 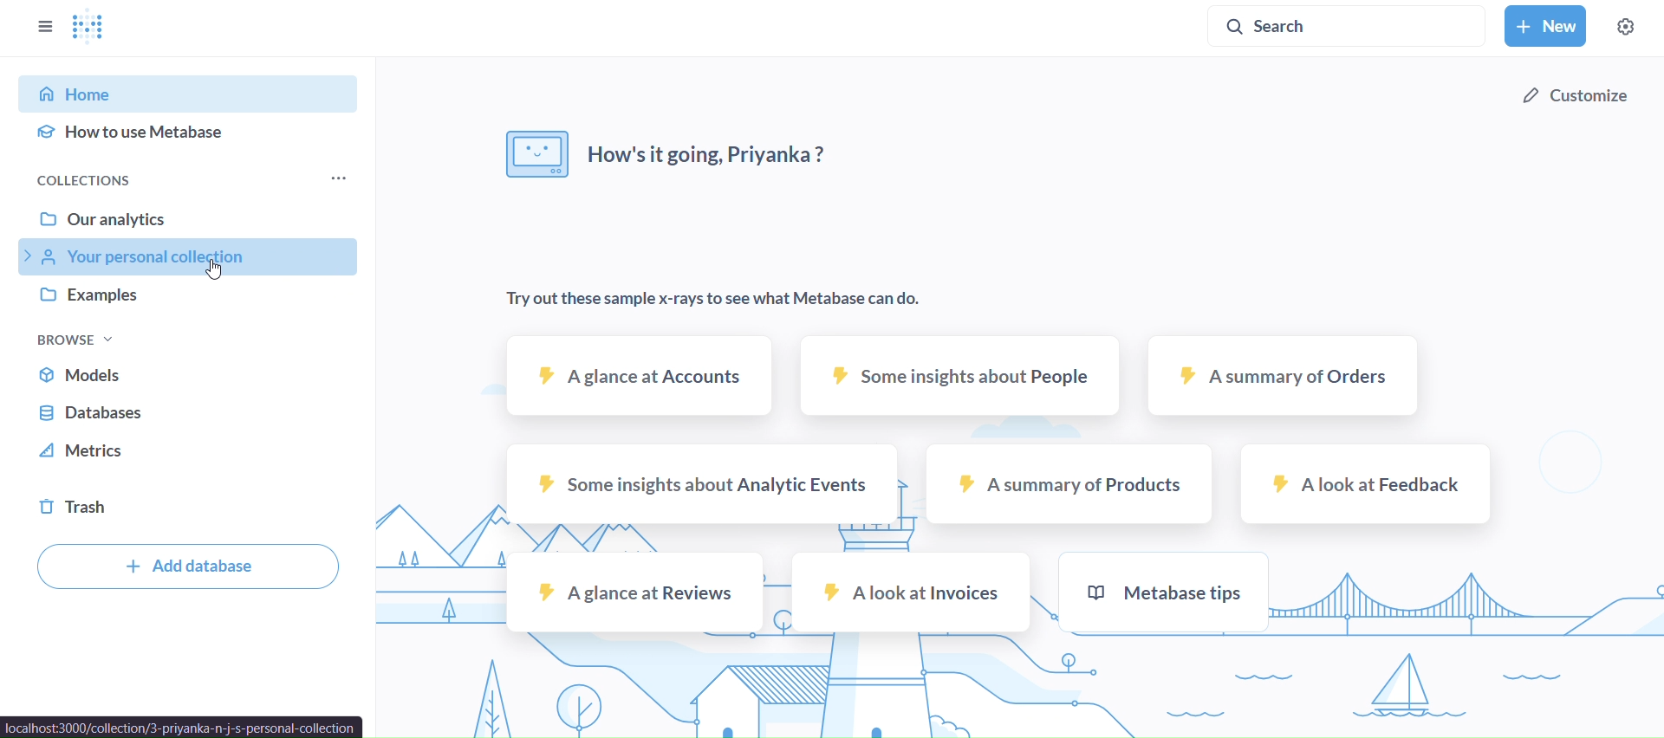 What do you see at coordinates (189, 254) in the screenshot?
I see `your persona collection` at bounding box center [189, 254].